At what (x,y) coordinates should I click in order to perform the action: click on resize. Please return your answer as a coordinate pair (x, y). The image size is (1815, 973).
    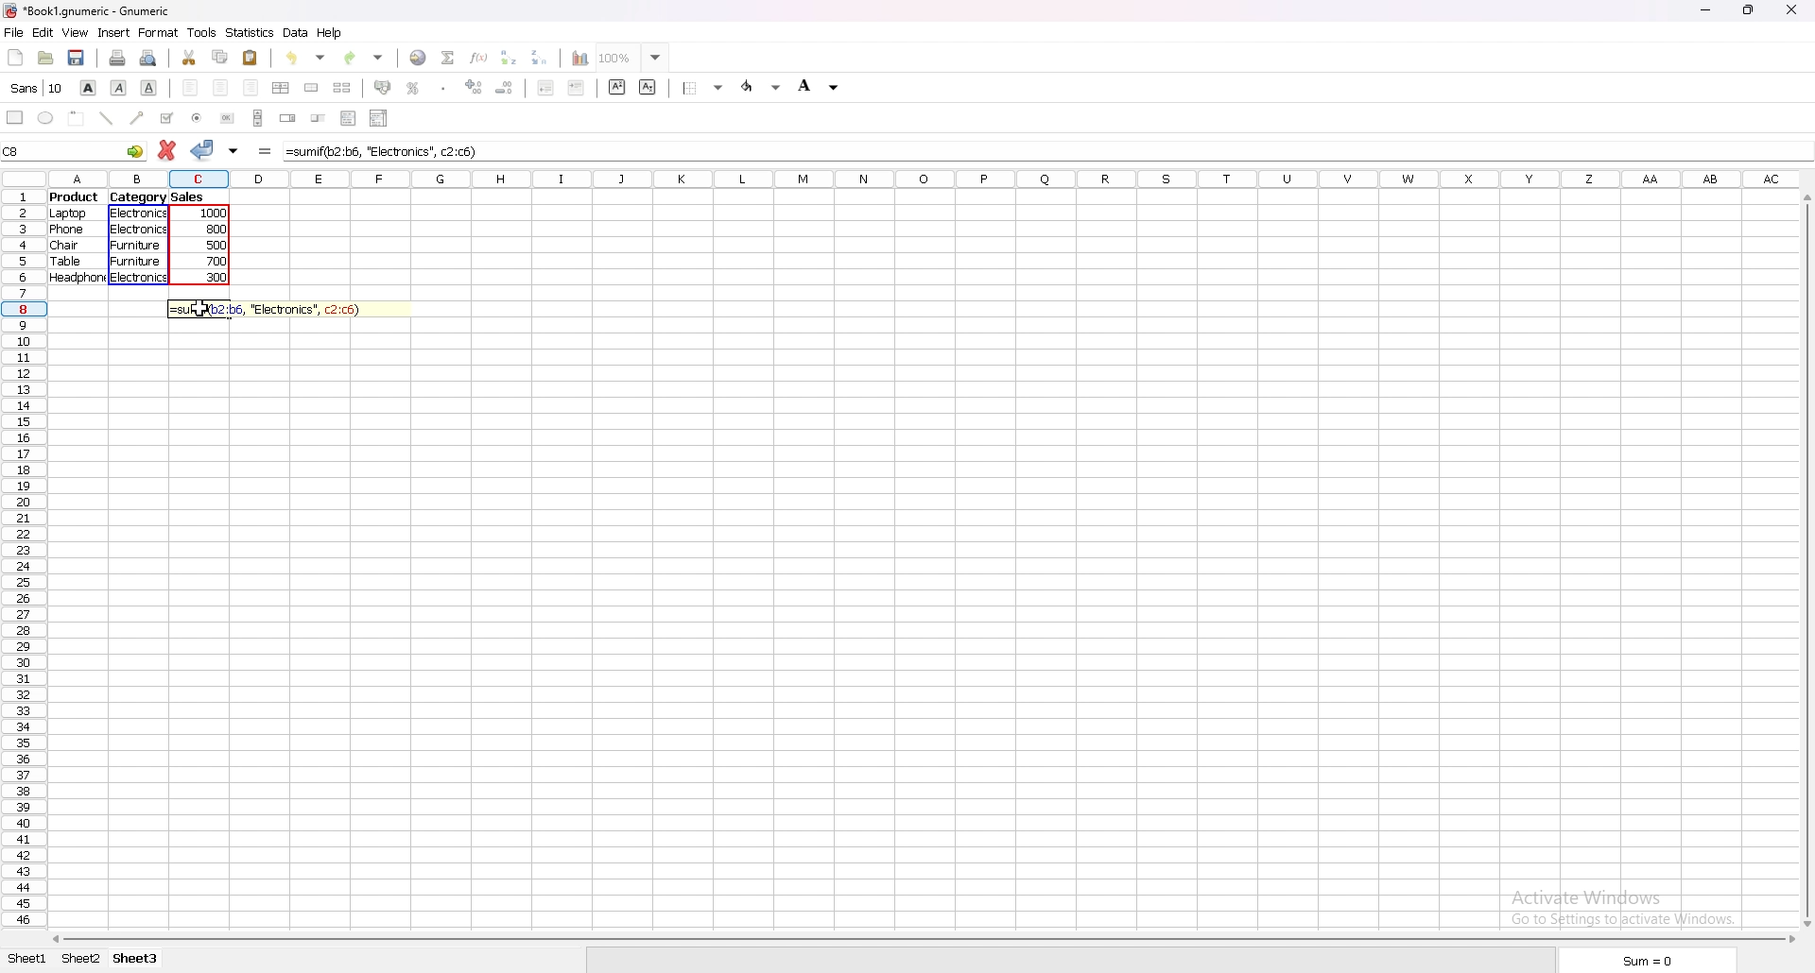
    Looking at the image, I should click on (1748, 10).